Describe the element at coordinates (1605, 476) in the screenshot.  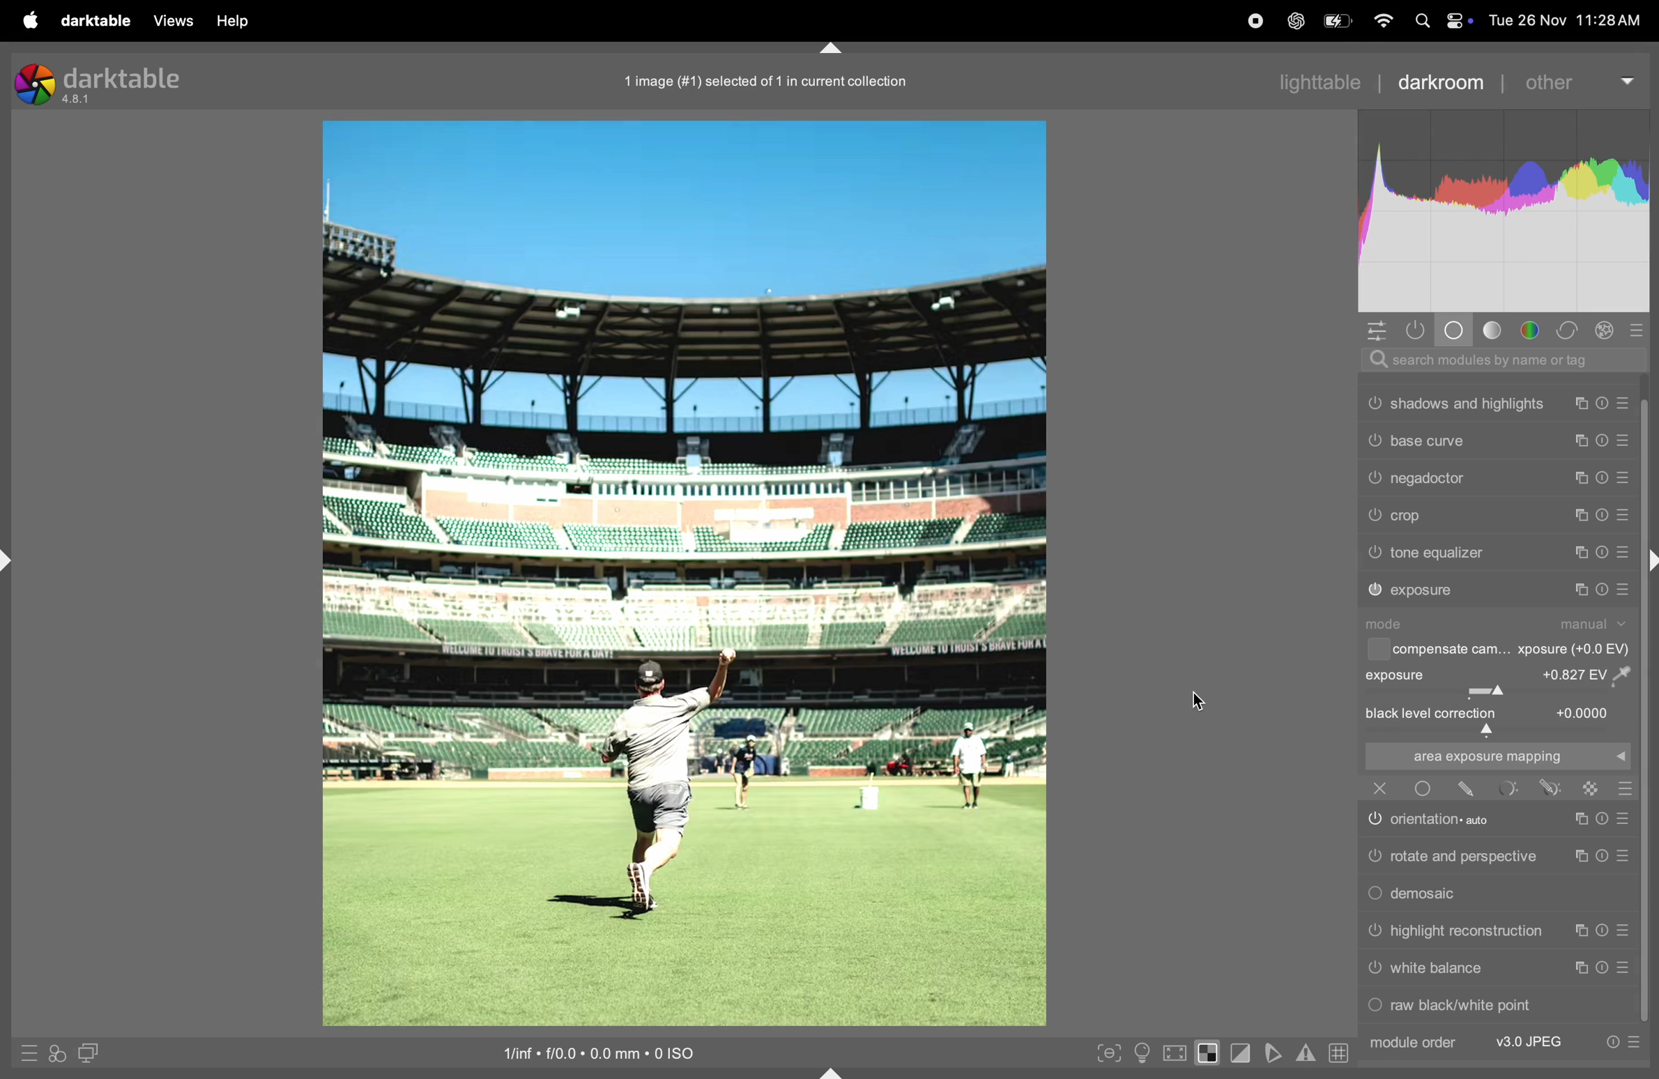
I see `reset presets` at that location.